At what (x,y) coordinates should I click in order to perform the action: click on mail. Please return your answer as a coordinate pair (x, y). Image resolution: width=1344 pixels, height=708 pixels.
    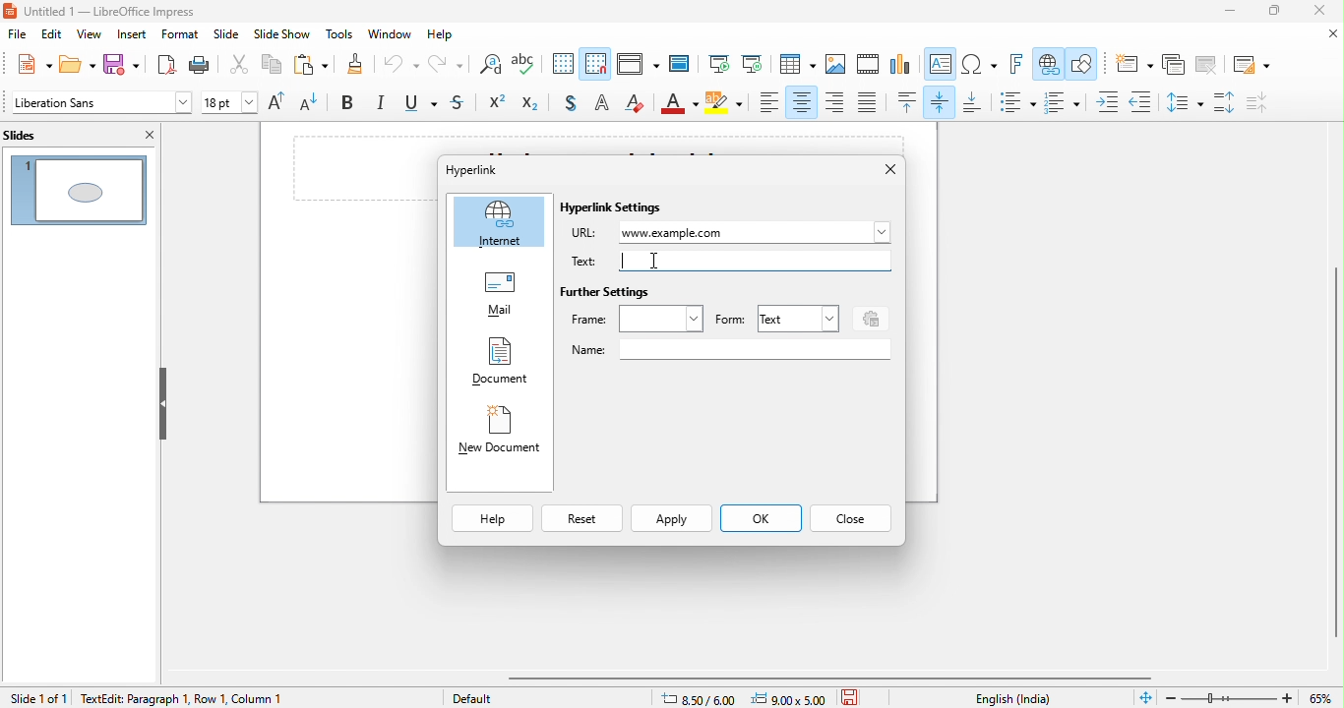
    Looking at the image, I should click on (500, 297).